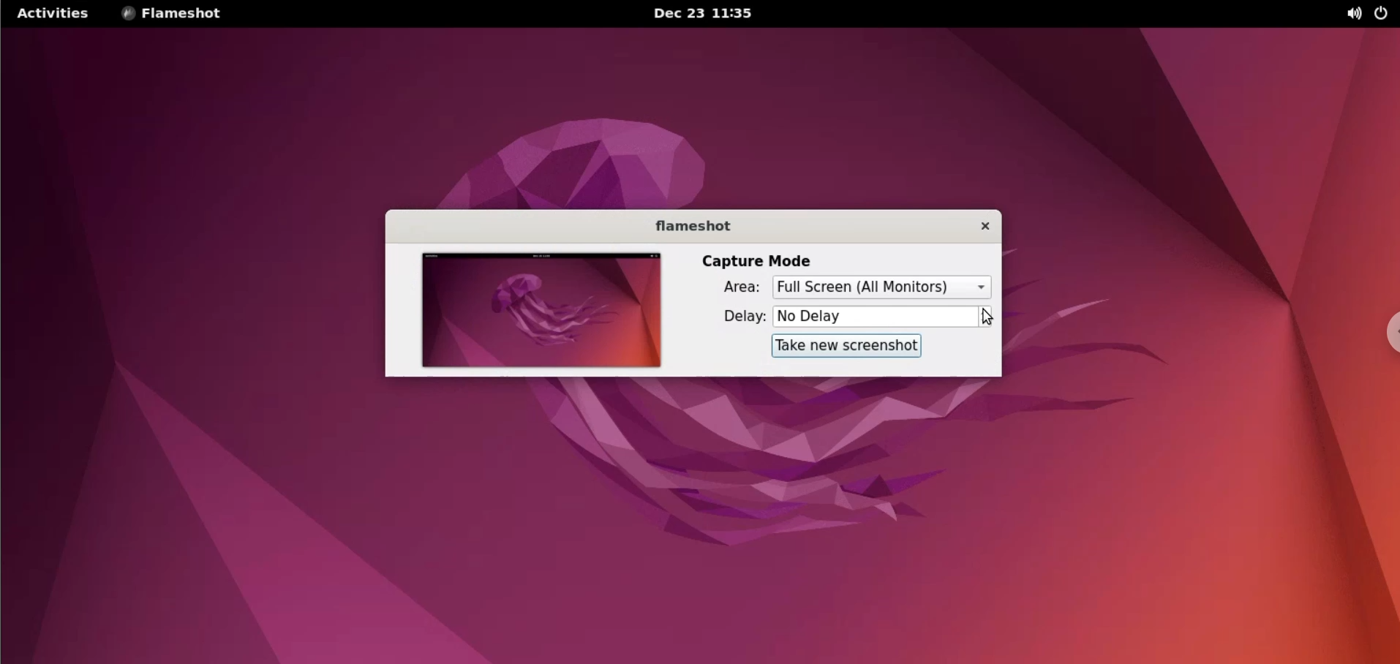 This screenshot has width=1400, height=664. What do you see at coordinates (748, 261) in the screenshot?
I see `capture mode` at bounding box center [748, 261].